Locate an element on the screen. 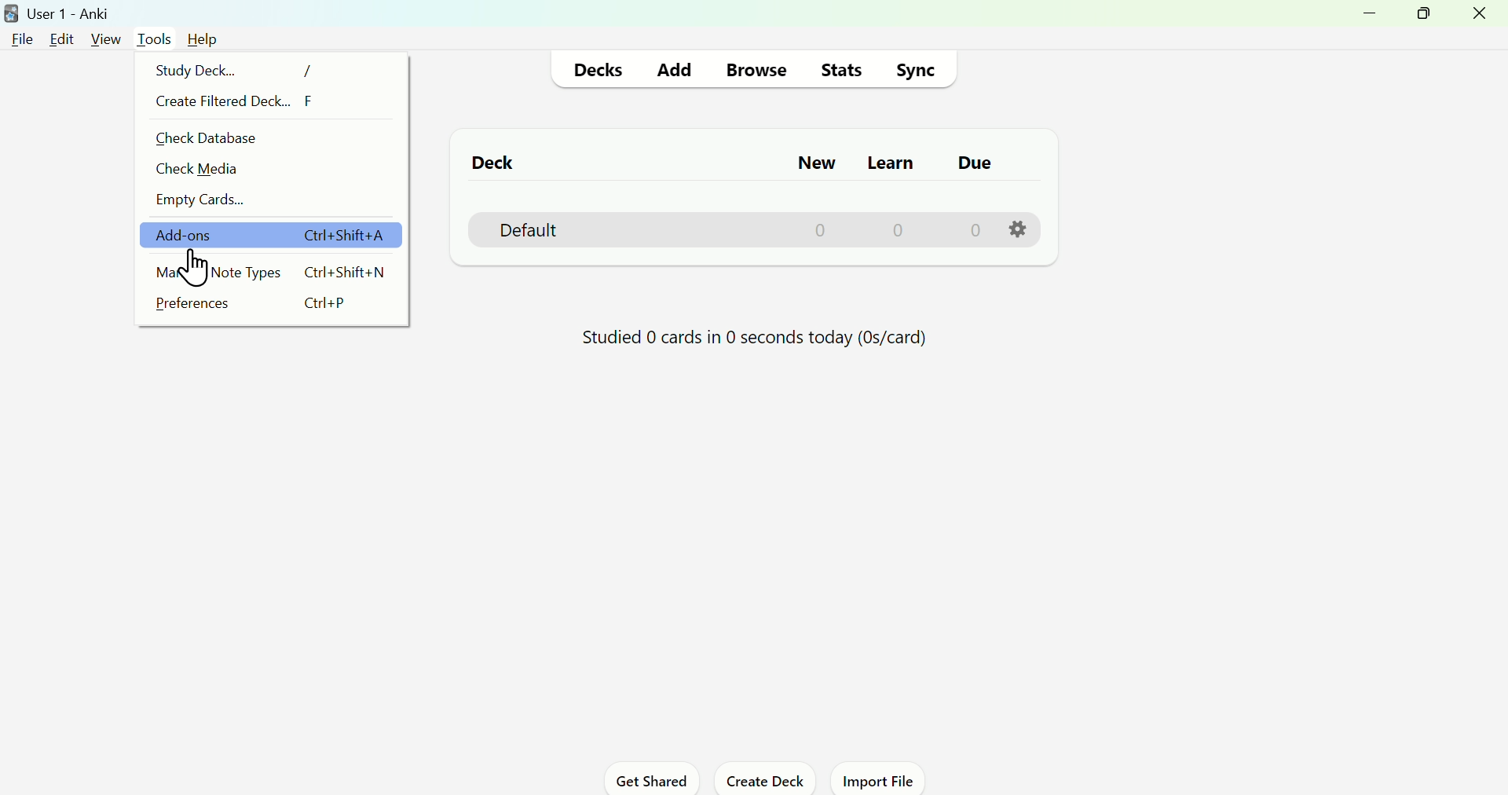  0 is located at coordinates (820, 229).